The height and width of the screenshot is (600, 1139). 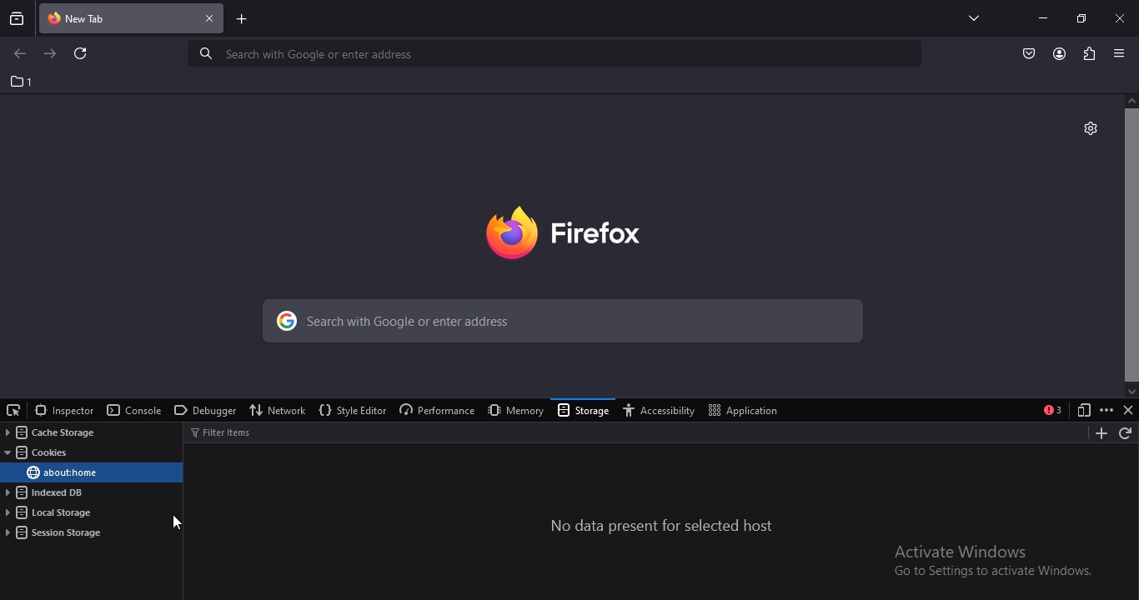 What do you see at coordinates (63, 410) in the screenshot?
I see `inspector` at bounding box center [63, 410].